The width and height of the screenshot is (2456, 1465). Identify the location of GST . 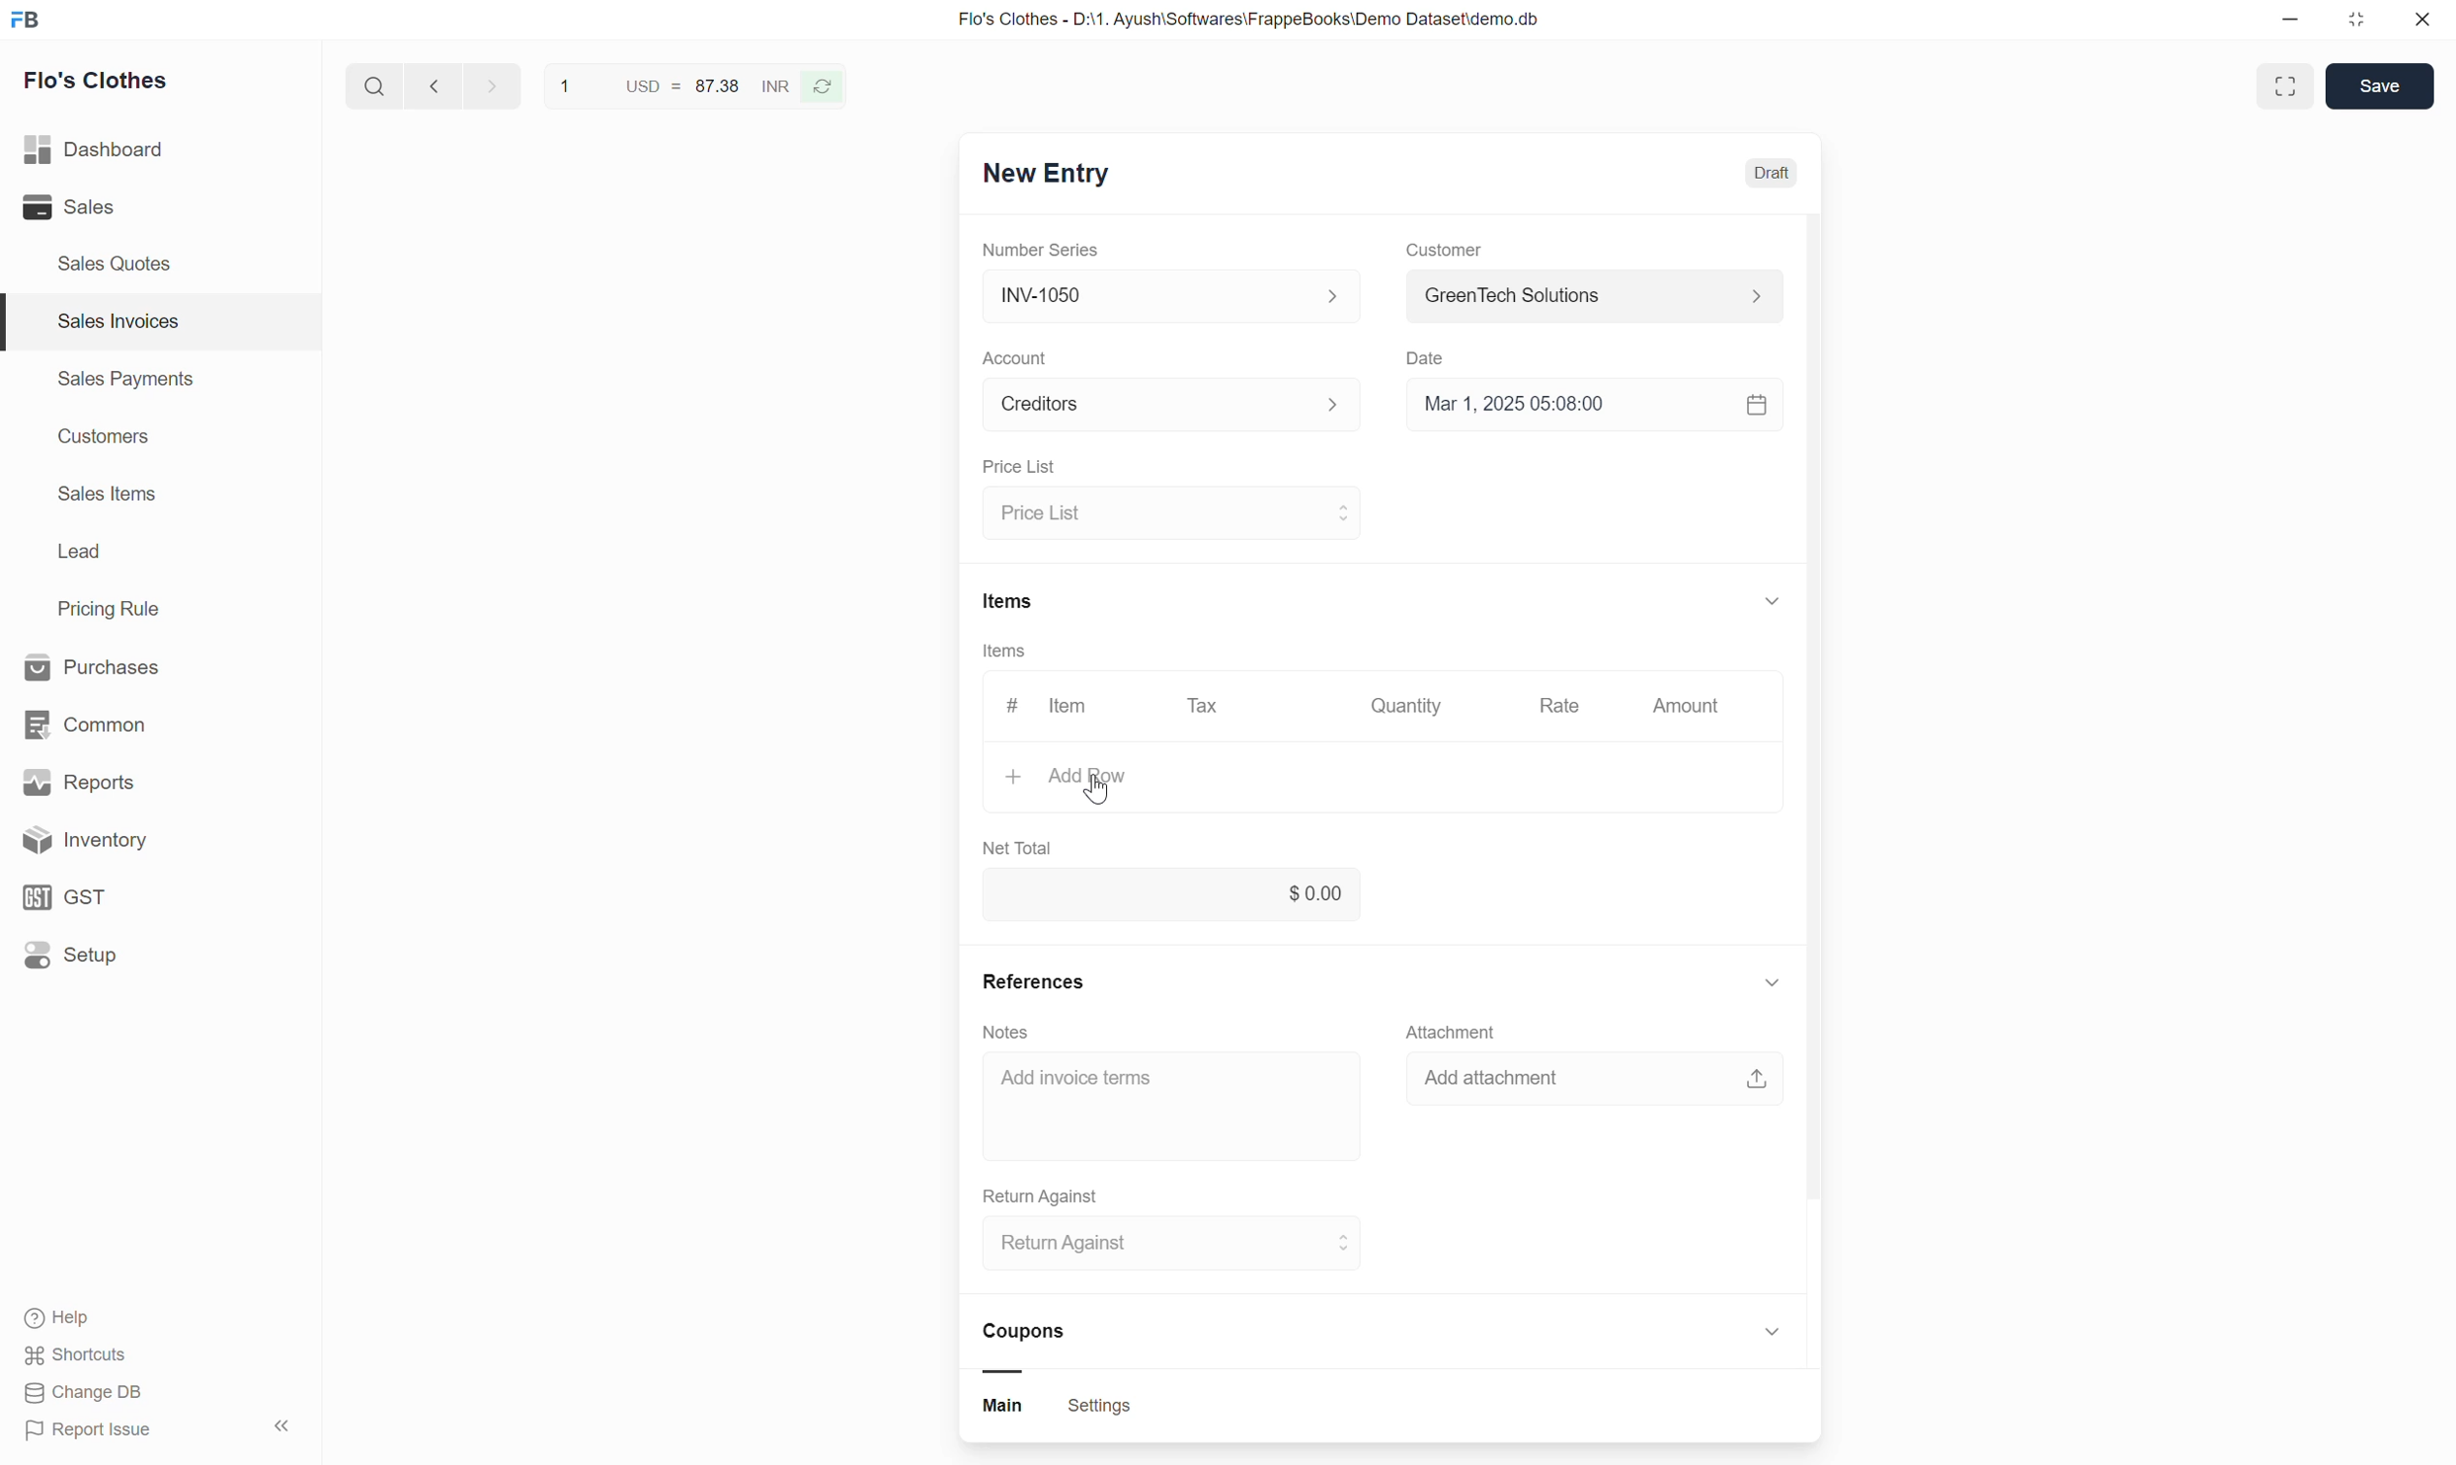
(137, 895).